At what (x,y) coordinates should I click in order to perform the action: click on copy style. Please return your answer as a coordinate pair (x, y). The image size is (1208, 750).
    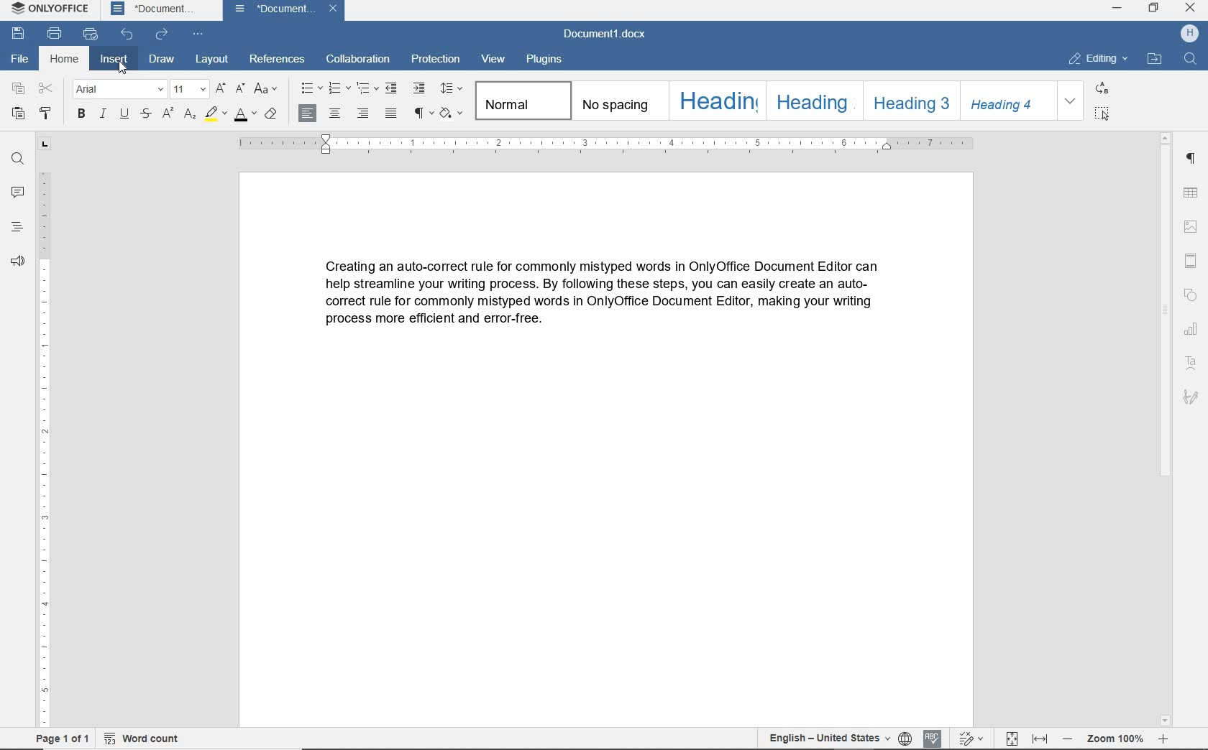
    Looking at the image, I should click on (45, 114).